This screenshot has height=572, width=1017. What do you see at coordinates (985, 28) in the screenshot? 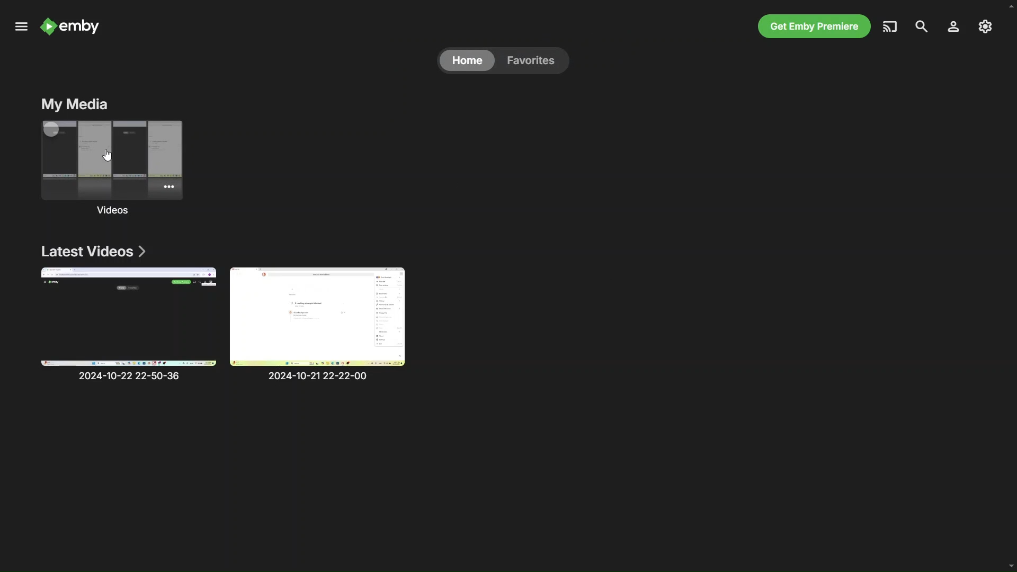
I see `settings` at bounding box center [985, 28].